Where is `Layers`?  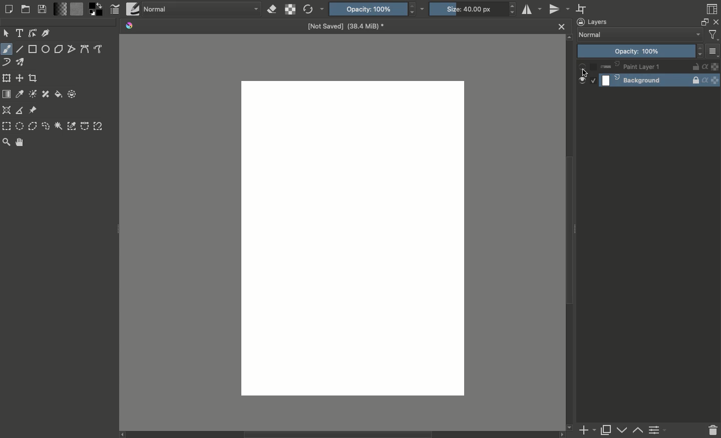
Layers is located at coordinates (592, 21).